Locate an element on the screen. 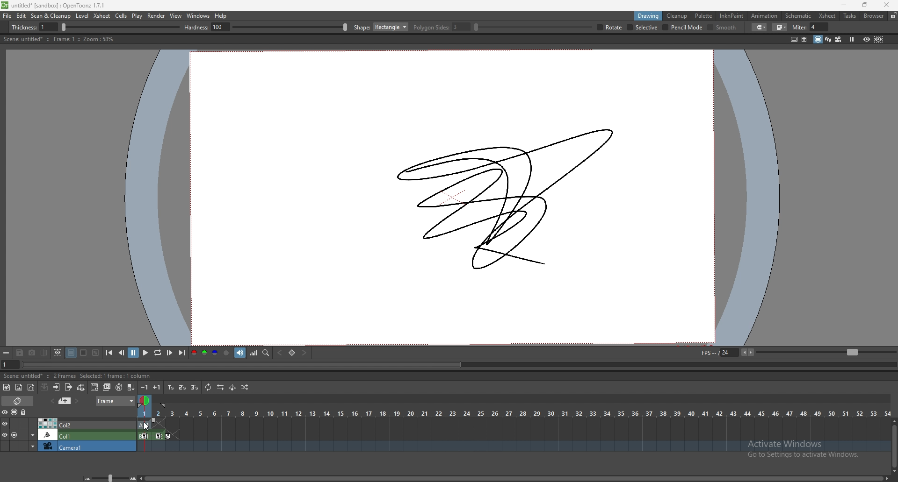 The height and width of the screenshot is (482, 898). join is located at coordinates (782, 27).